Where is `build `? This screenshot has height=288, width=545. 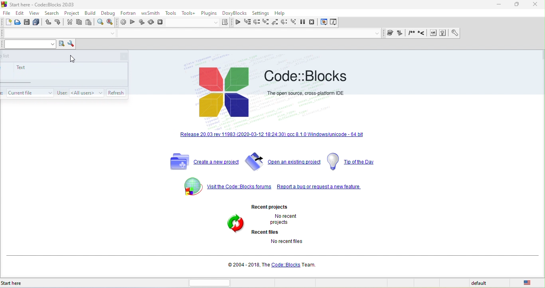
build  is located at coordinates (122, 23).